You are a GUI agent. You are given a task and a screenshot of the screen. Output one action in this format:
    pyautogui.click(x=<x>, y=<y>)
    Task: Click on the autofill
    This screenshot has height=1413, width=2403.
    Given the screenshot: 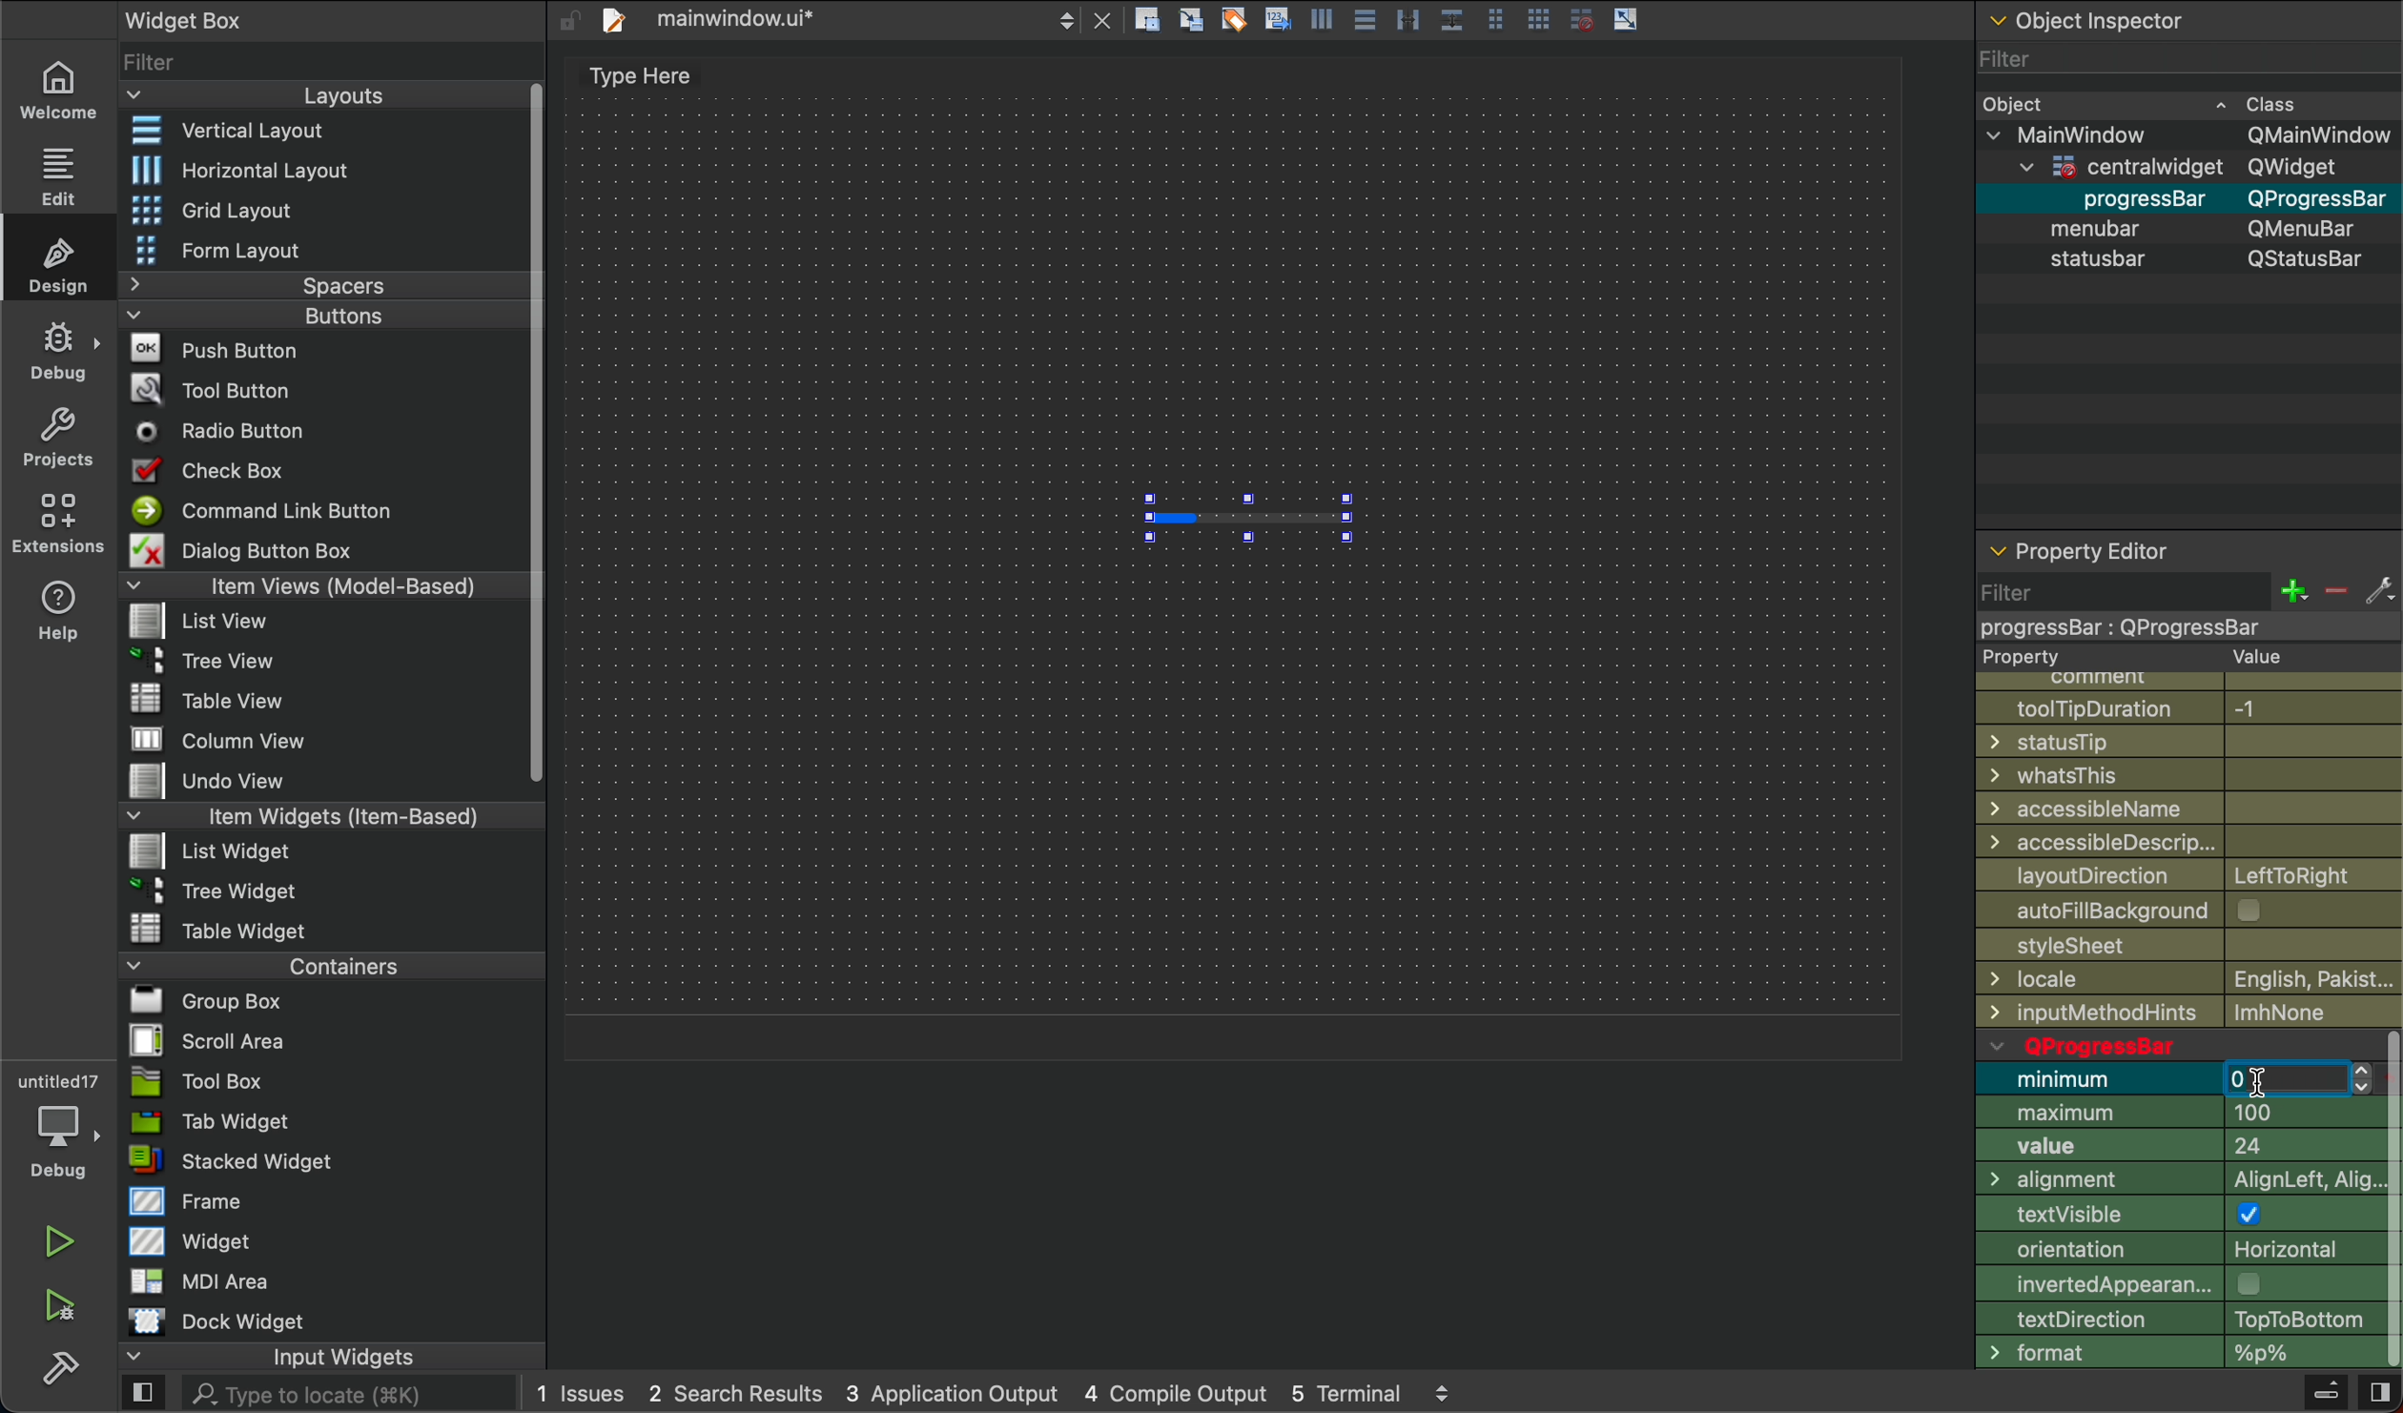 What is the action you would take?
    pyautogui.click(x=2197, y=911)
    